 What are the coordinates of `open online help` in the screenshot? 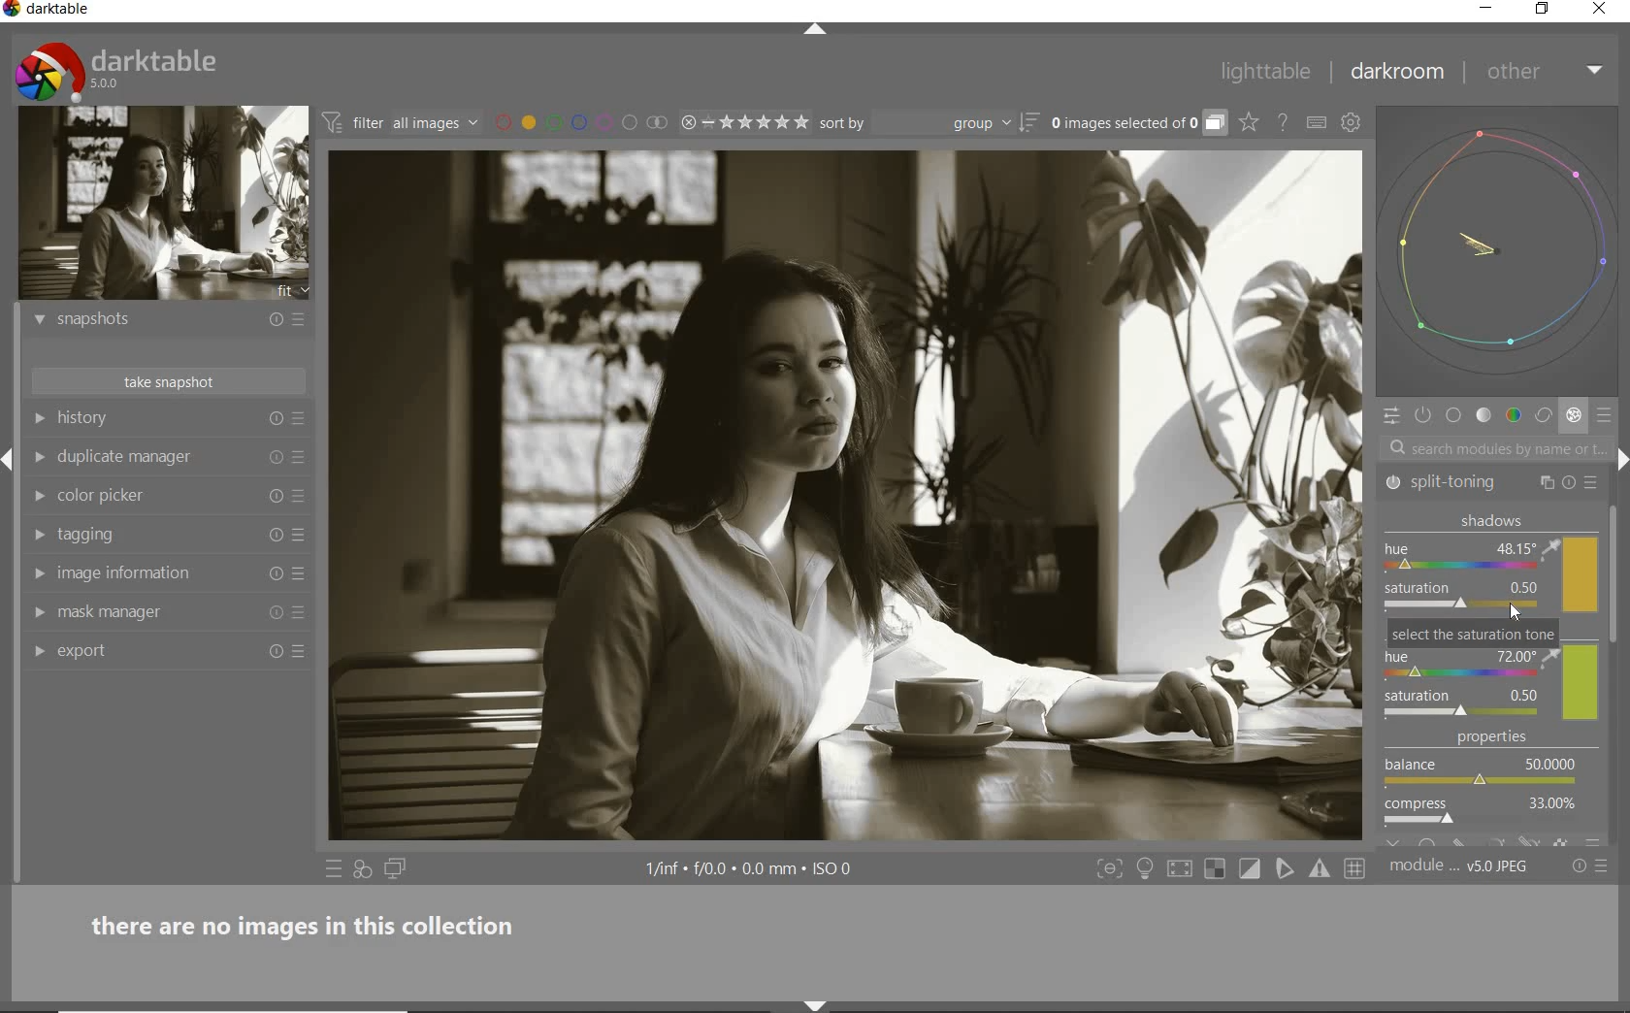 It's located at (1283, 121).